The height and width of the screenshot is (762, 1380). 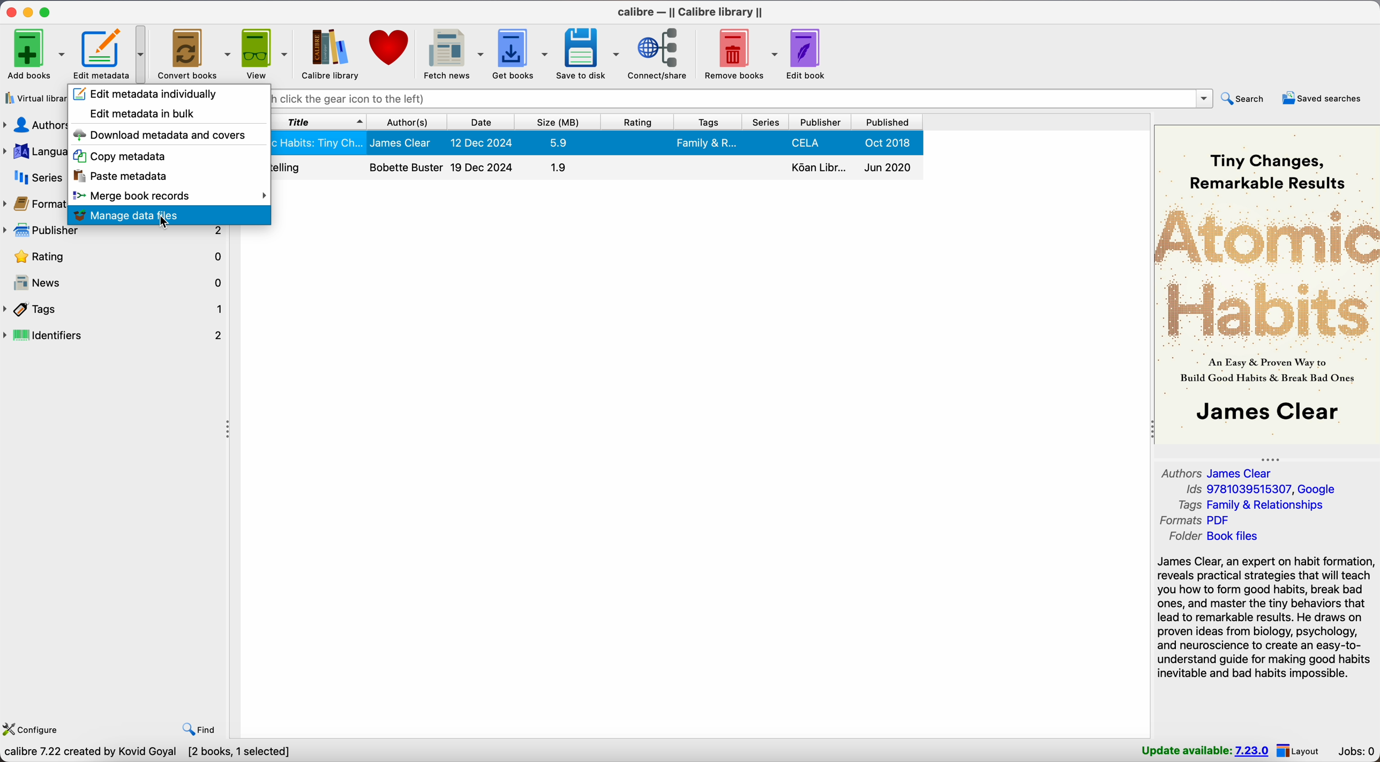 I want to click on book cover preview, so click(x=1267, y=284).